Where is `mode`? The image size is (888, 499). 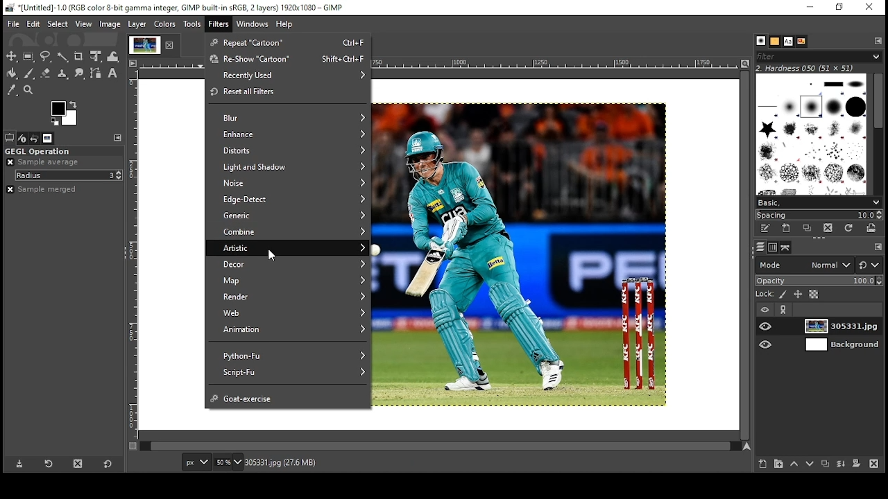 mode is located at coordinates (805, 265).